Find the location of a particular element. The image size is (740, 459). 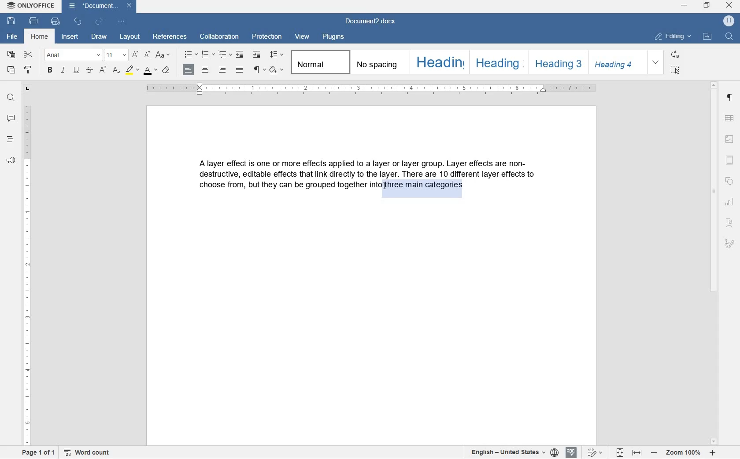

minimize is located at coordinates (684, 6).